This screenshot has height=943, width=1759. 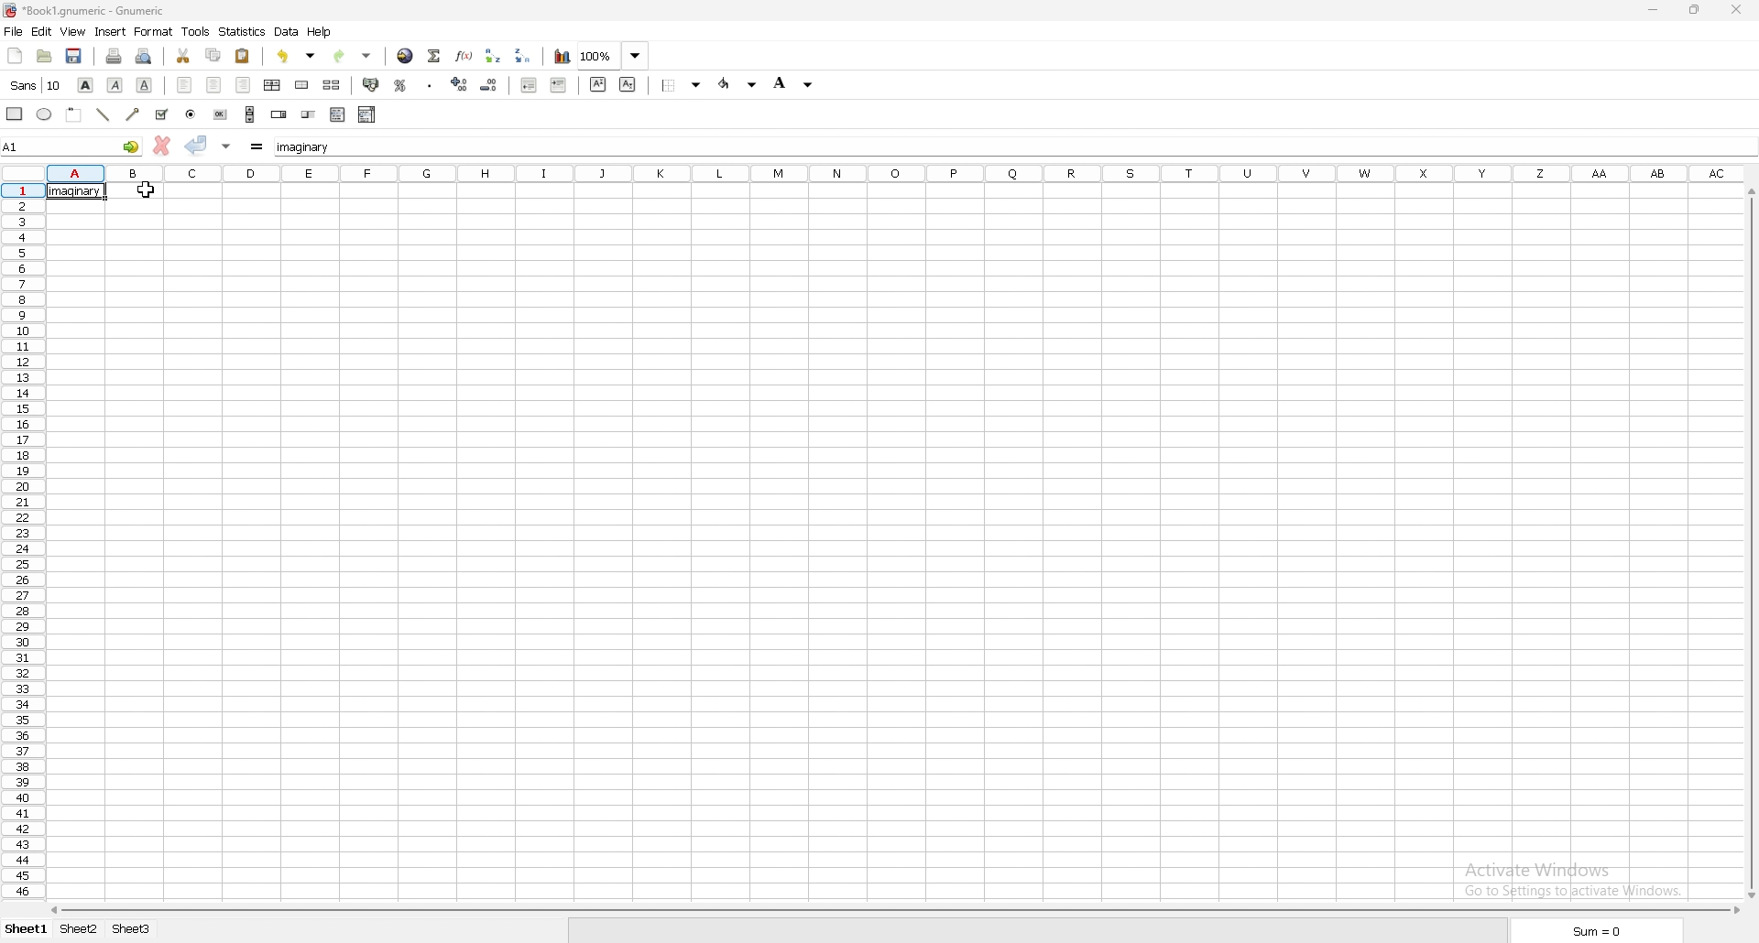 What do you see at coordinates (14, 114) in the screenshot?
I see `rectangle` at bounding box center [14, 114].